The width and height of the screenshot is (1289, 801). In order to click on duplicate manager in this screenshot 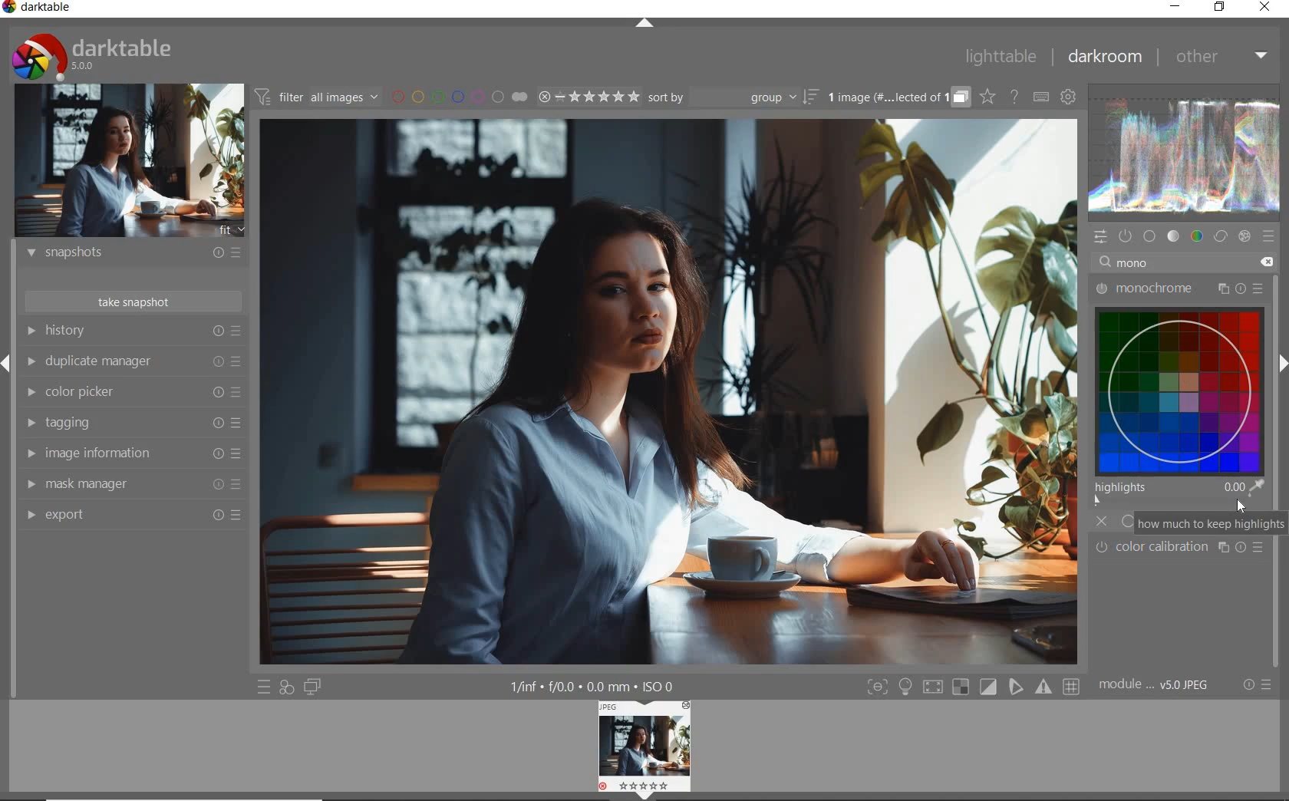, I will do `click(133, 363)`.